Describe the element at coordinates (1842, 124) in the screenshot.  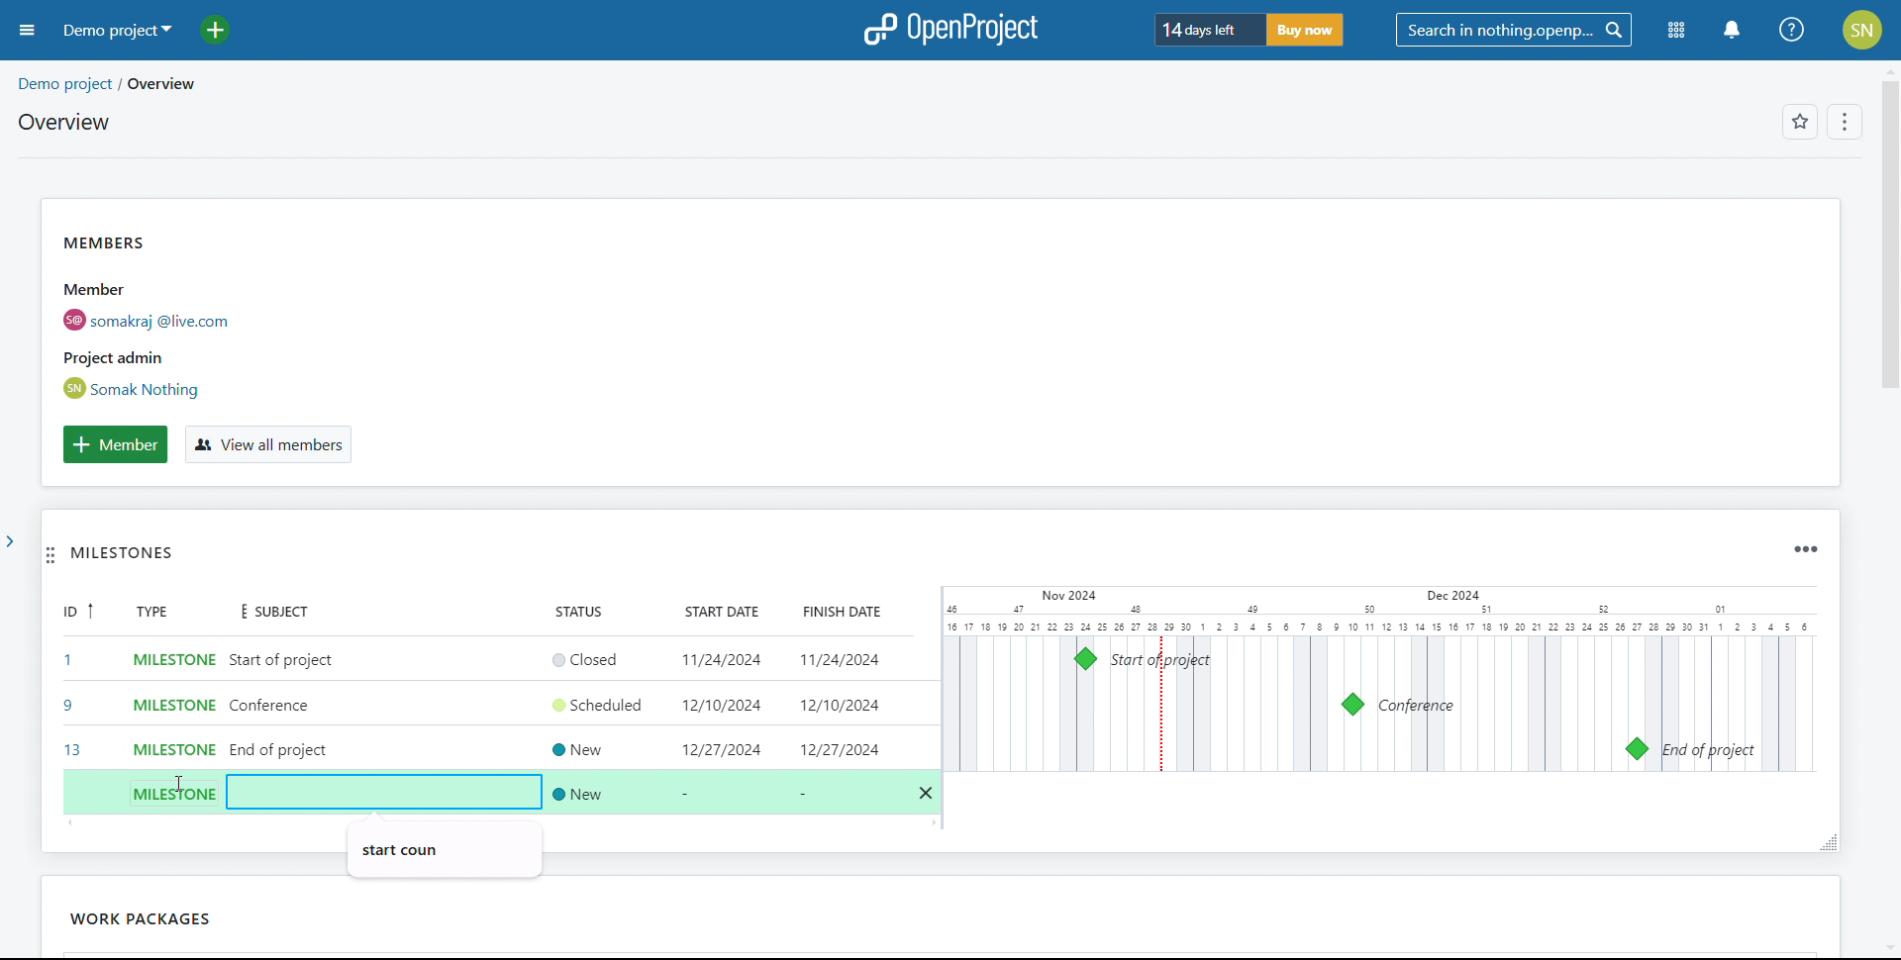
I see `options` at that location.